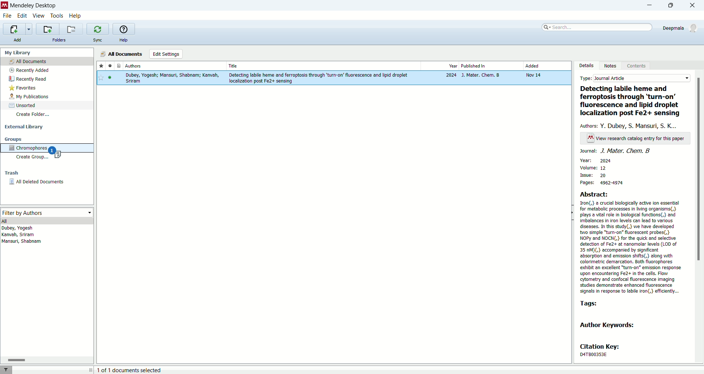 The width and height of the screenshot is (704, 374). What do you see at coordinates (144, 370) in the screenshot?
I see `Il 1 of 1 documents selected` at bounding box center [144, 370].